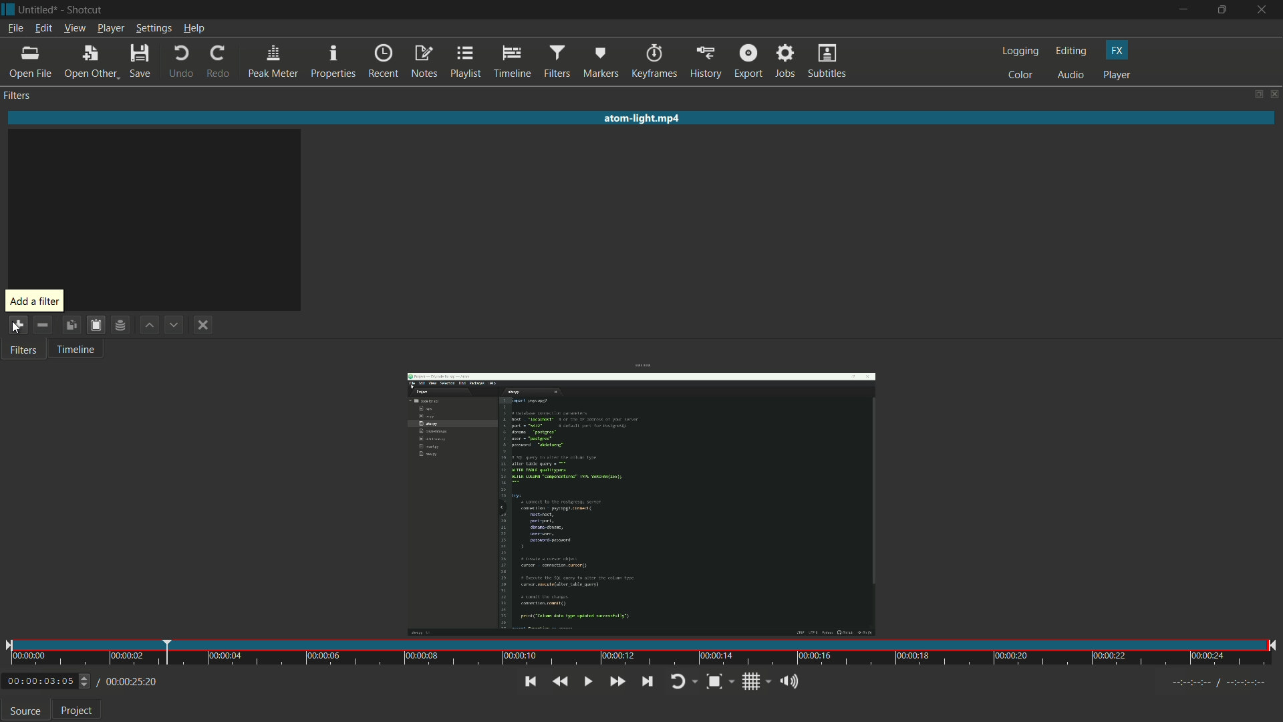 The height and width of the screenshot is (722, 1283). I want to click on move filter up, so click(147, 325).